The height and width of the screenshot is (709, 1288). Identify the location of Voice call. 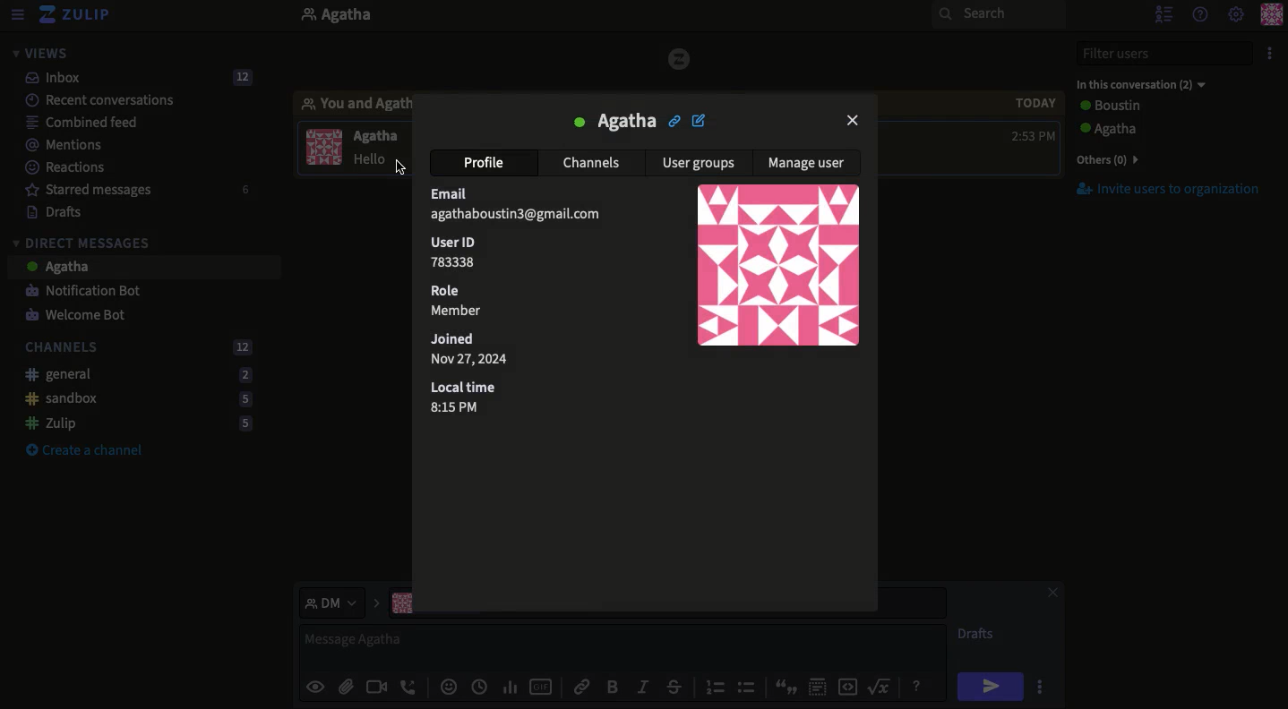
(408, 687).